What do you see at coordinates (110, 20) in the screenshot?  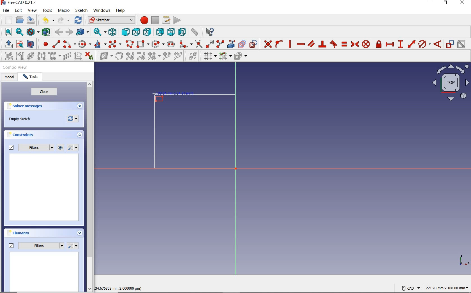 I see `switch between workbenches` at bounding box center [110, 20].